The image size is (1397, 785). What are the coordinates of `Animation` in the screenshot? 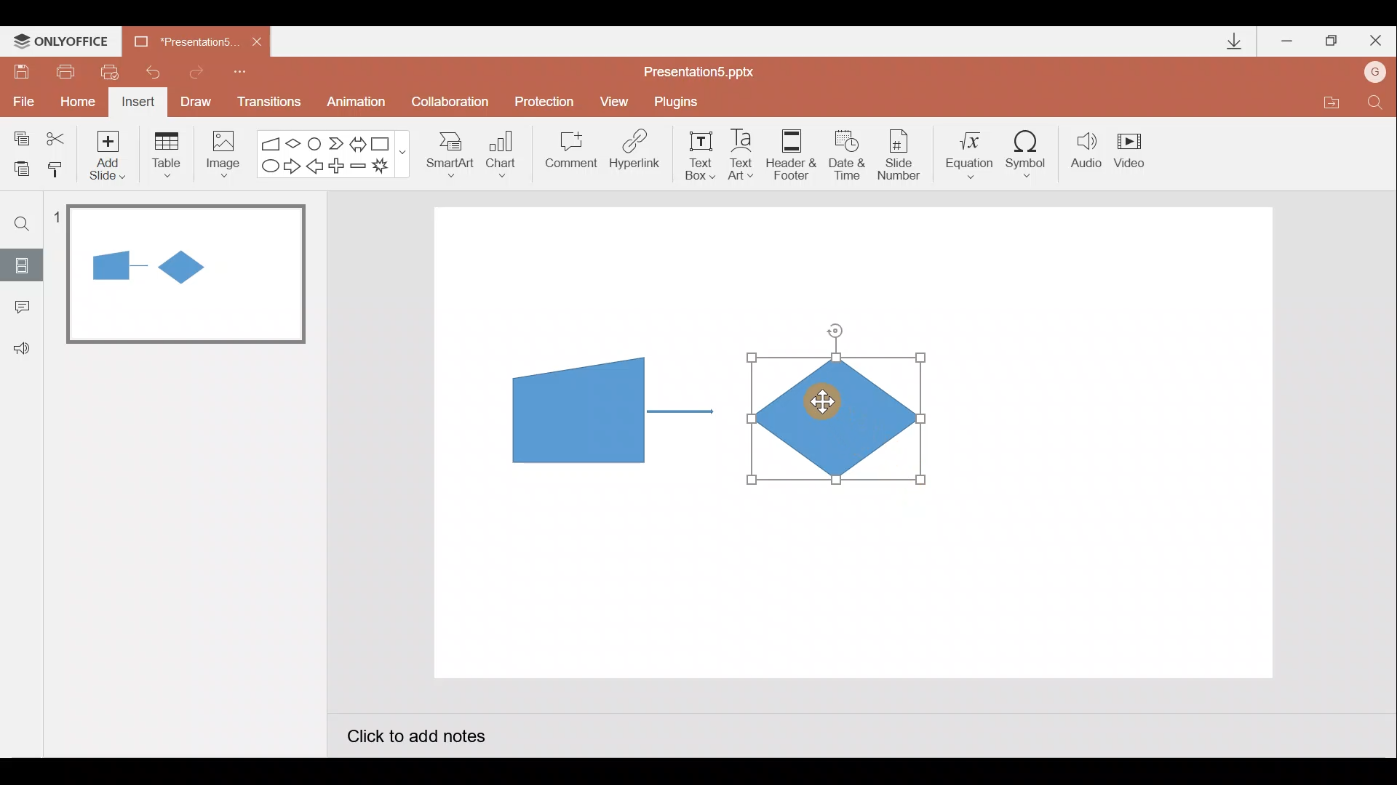 It's located at (358, 104).